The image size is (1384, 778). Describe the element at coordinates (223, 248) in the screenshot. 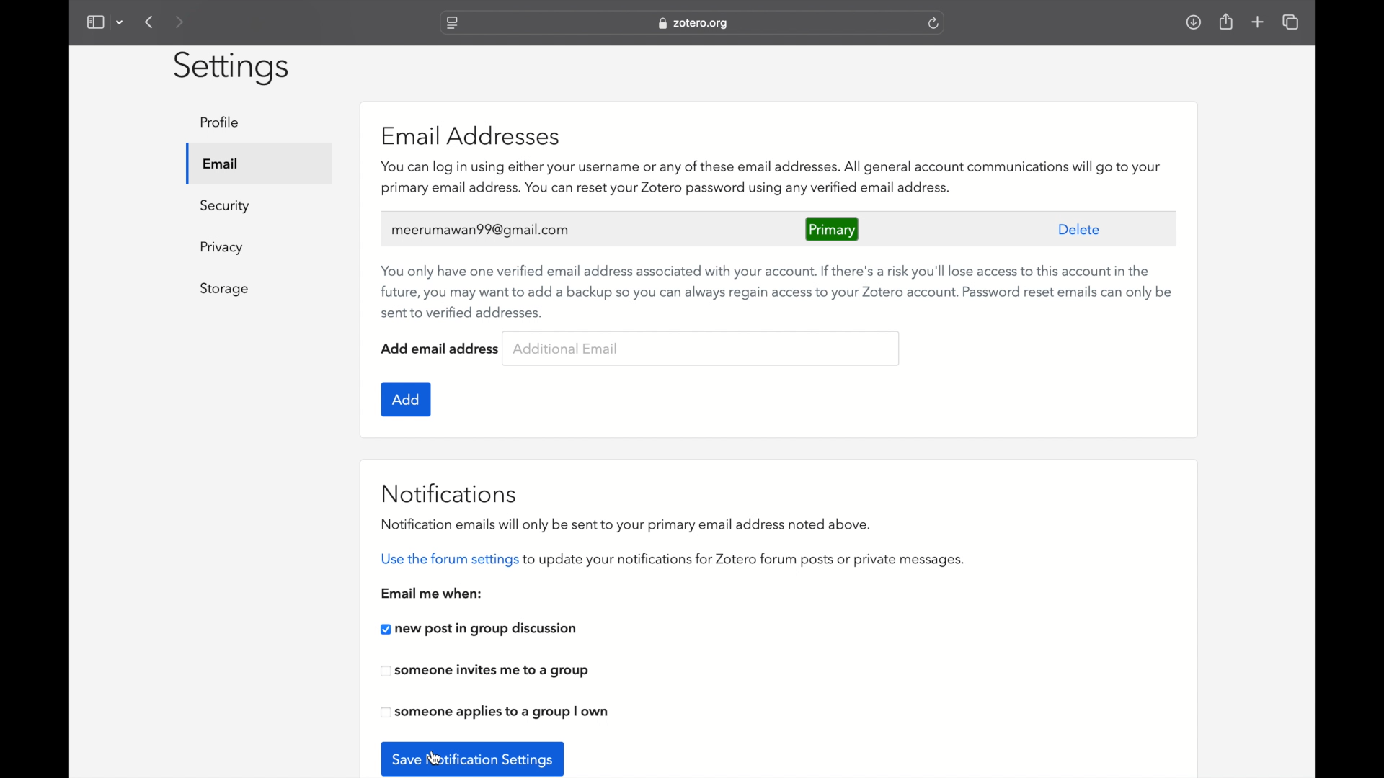

I see `privacy` at that location.